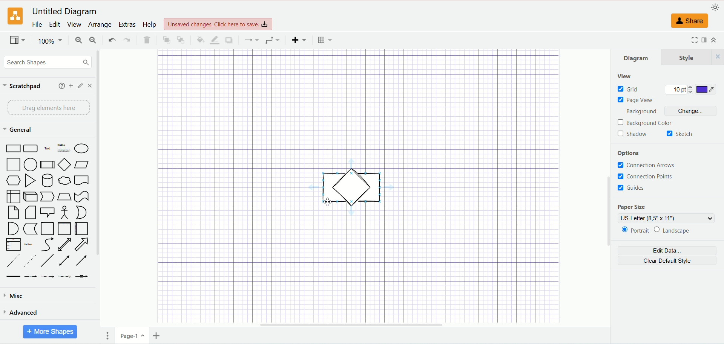 The height and width of the screenshot is (344, 724). Describe the element at coordinates (147, 40) in the screenshot. I see `delete` at that location.